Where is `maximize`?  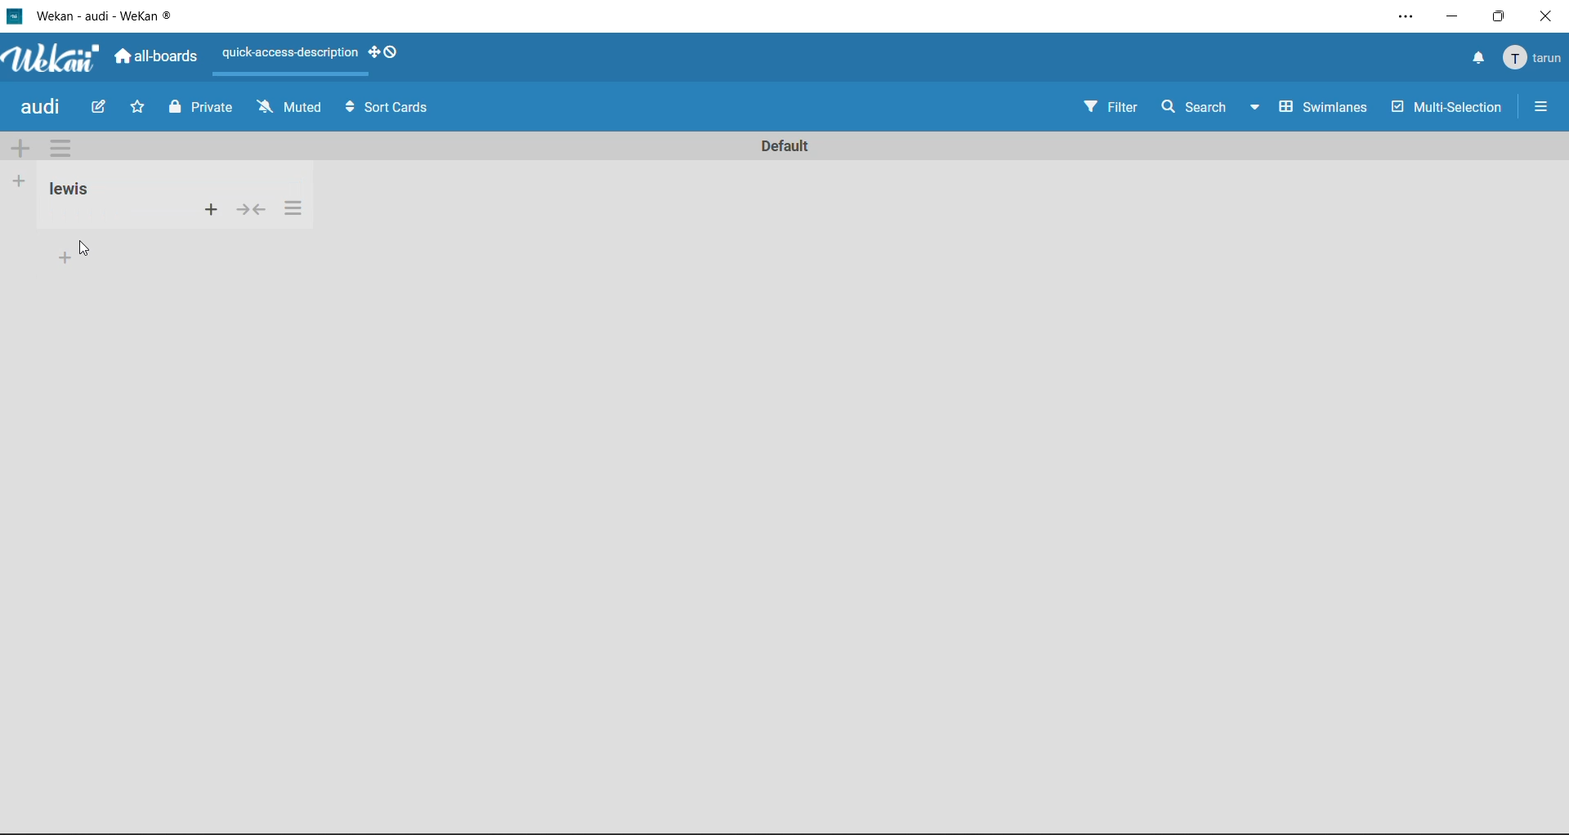
maximize is located at coordinates (1503, 17).